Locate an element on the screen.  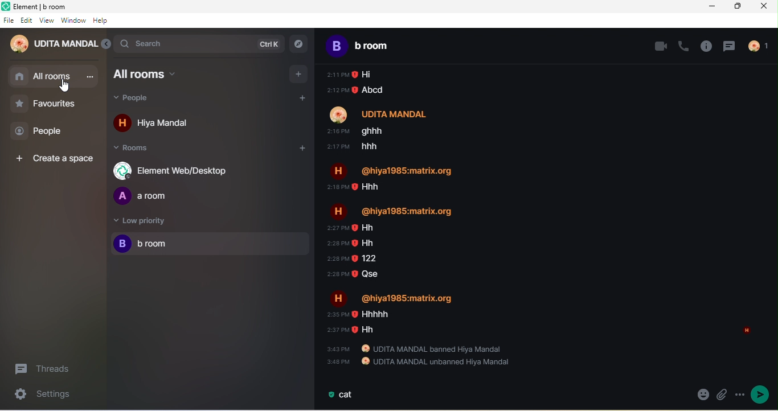
explore is located at coordinates (299, 44).